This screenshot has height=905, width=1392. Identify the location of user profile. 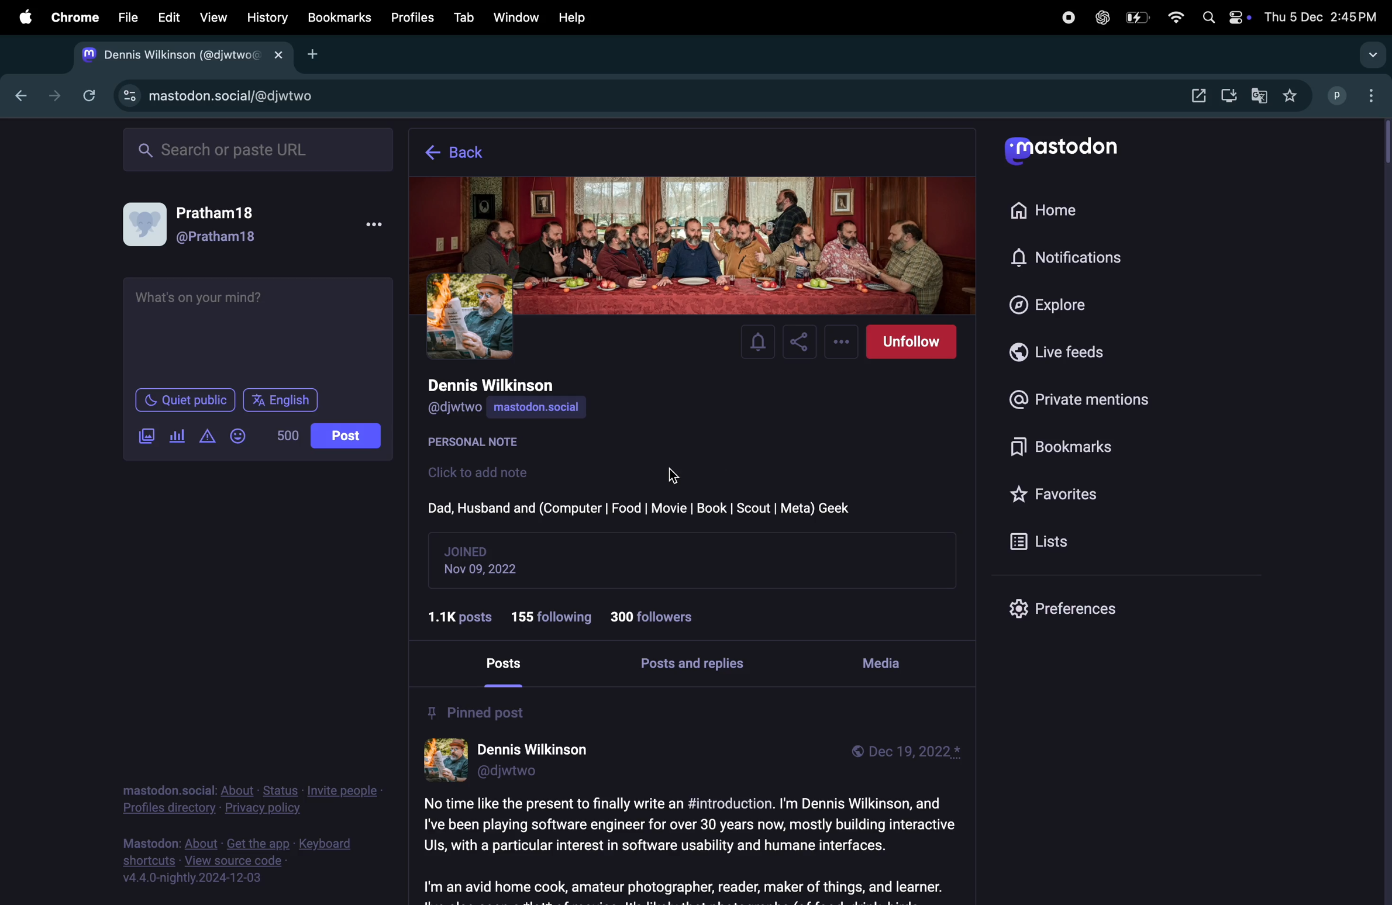
(517, 762).